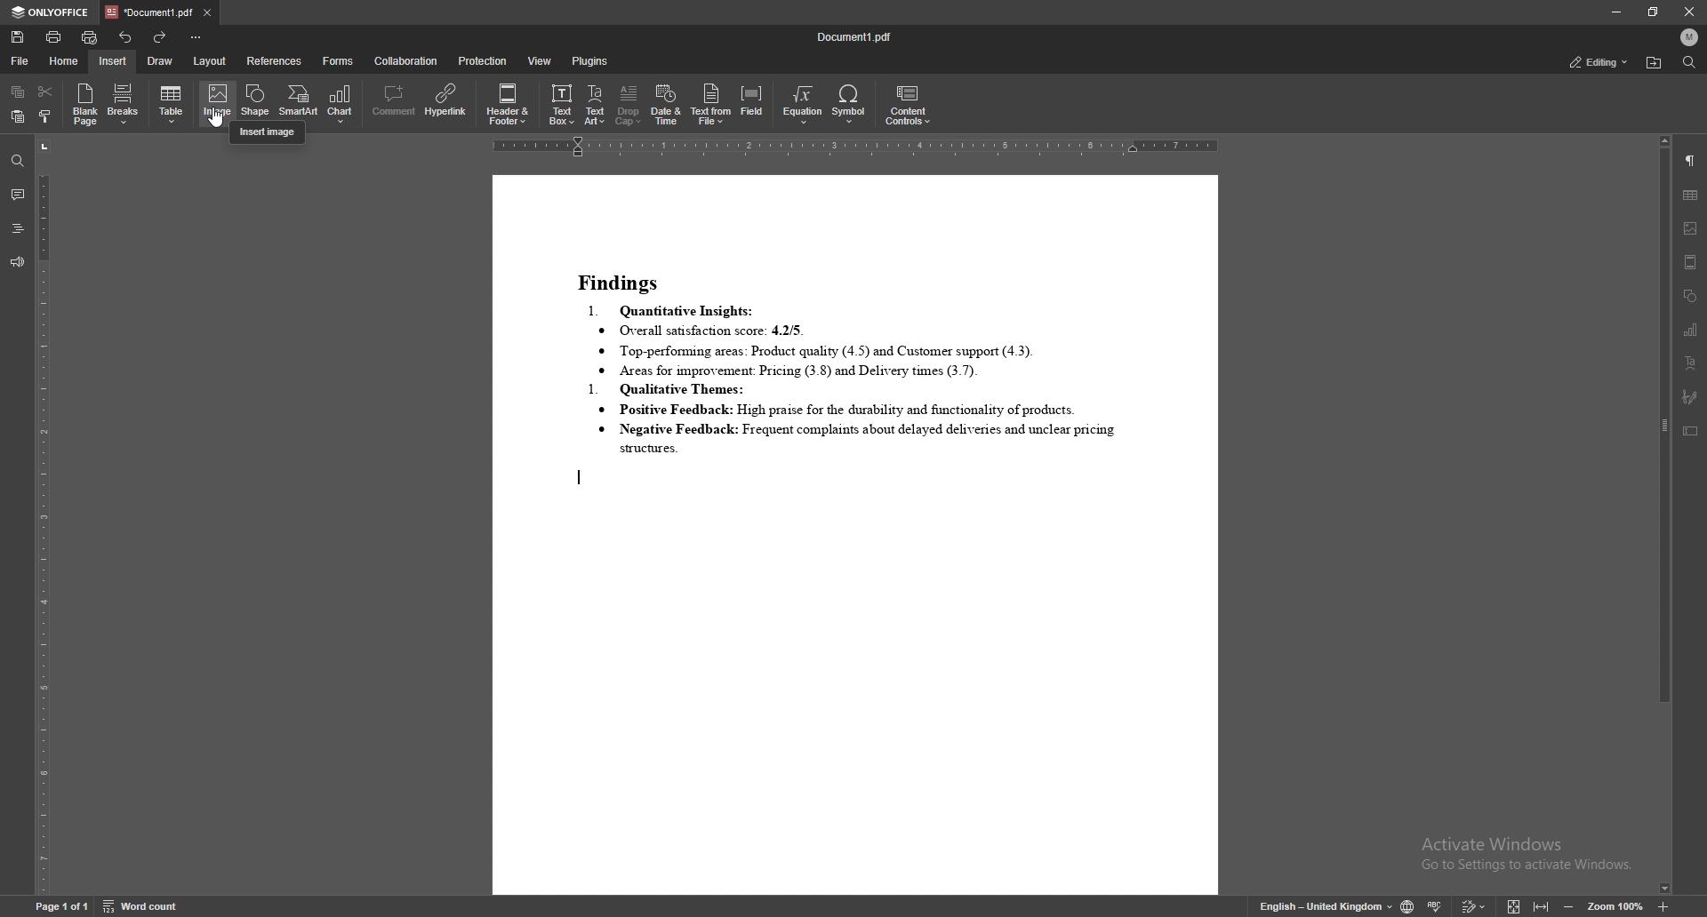 The height and width of the screenshot is (917, 1707). Describe the element at coordinates (16, 263) in the screenshot. I see `feedback` at that location.